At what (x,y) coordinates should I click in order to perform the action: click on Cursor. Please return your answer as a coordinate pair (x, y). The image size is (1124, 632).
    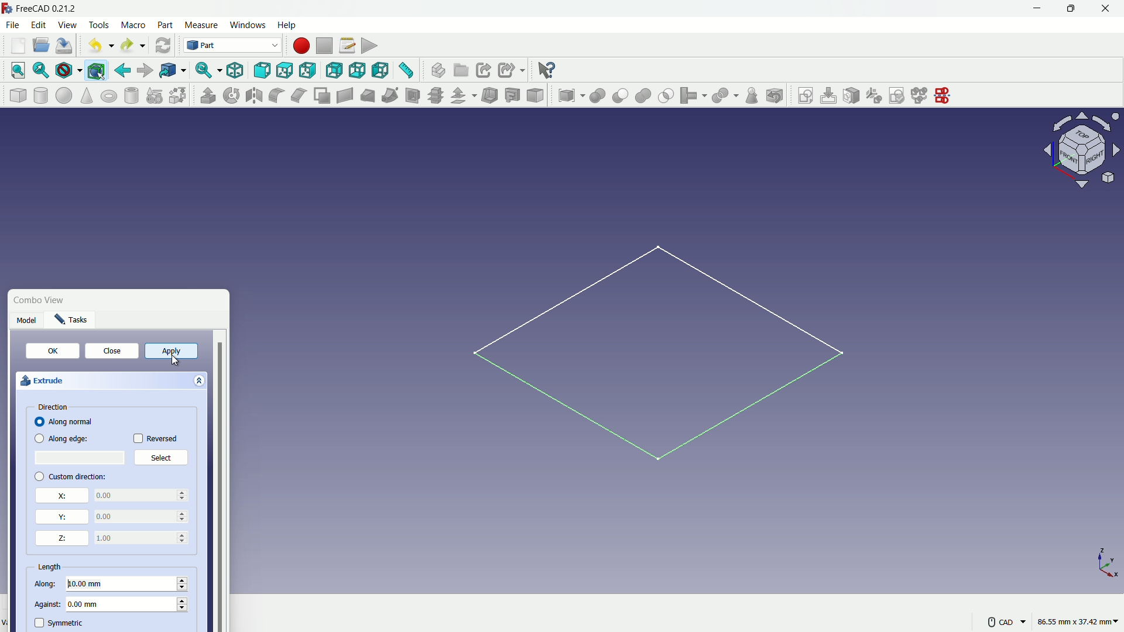
    Looking at the image, I should click on (176, 363).